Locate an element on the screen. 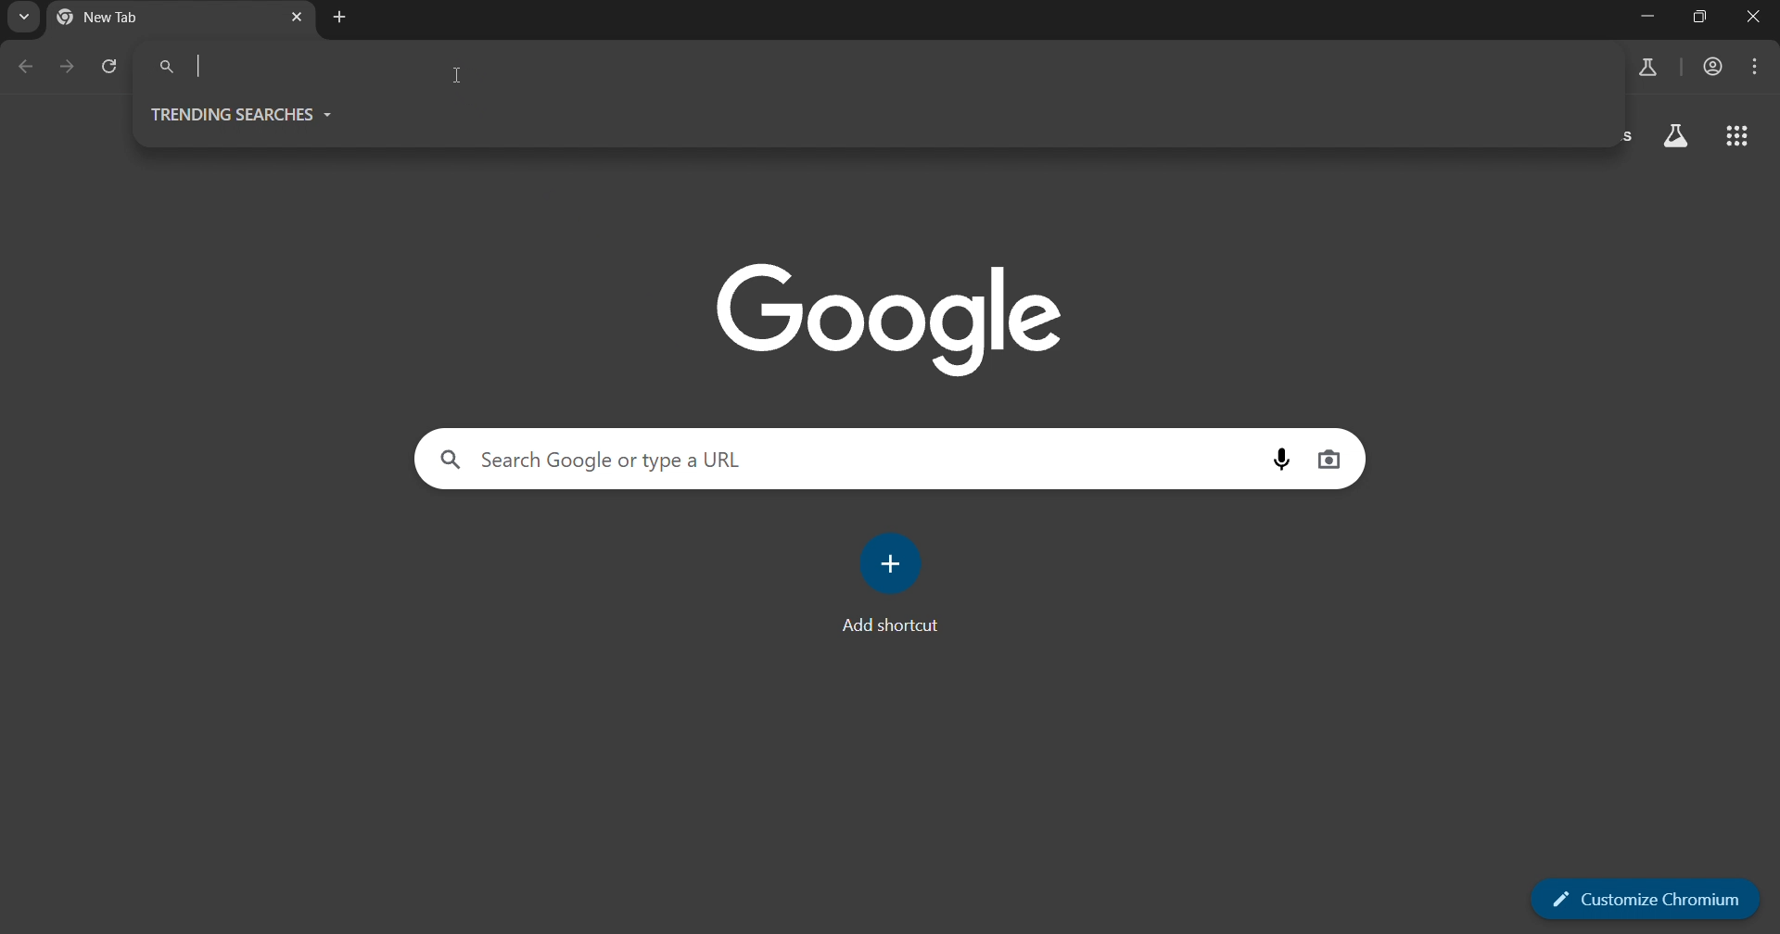 Image resolution: width=1780 pixels, height=934 pixels. search panel is located at coordinates (275, 68).